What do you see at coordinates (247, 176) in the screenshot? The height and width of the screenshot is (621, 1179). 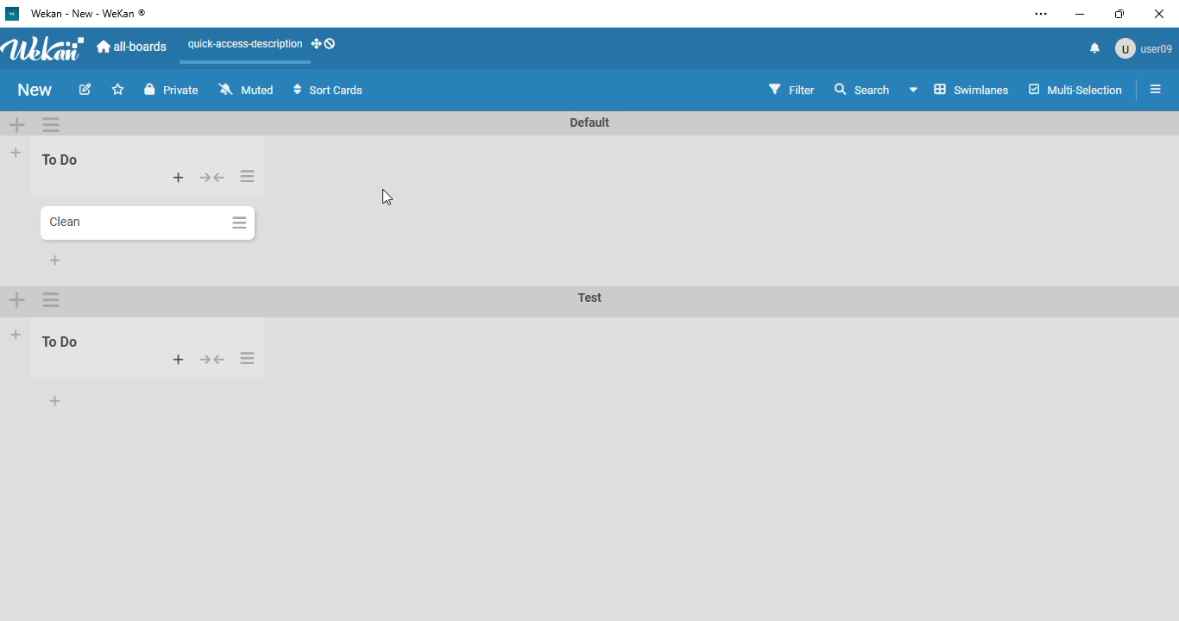 I see `list actions` at bounding box center [247, 176].